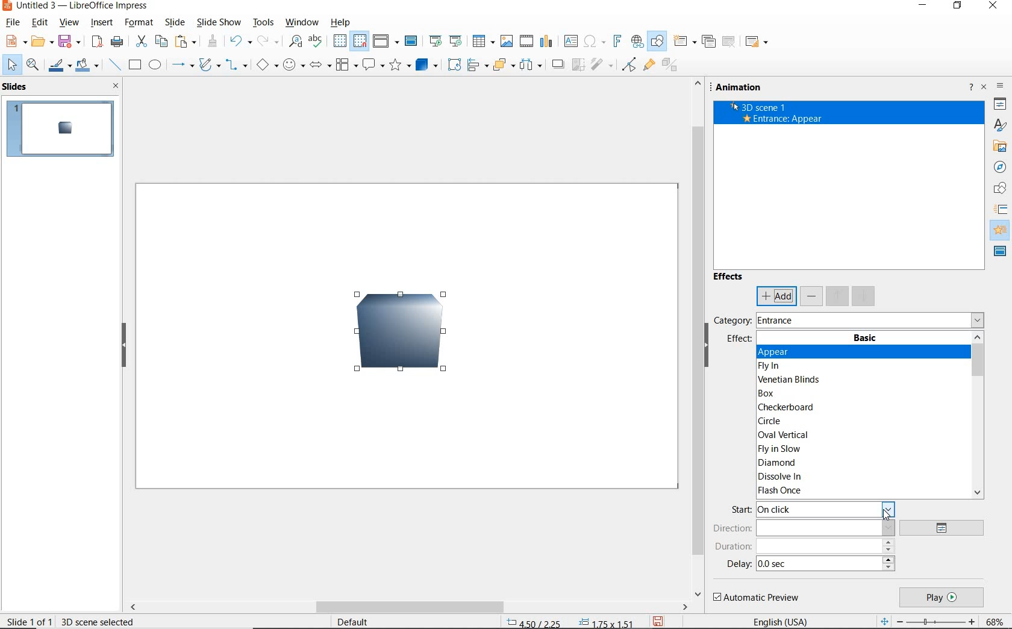 The image size is (1012, 629). What do you see at coordinates (946, 528) in the screenshot?
I see `options` at bounding box center [946, 528].